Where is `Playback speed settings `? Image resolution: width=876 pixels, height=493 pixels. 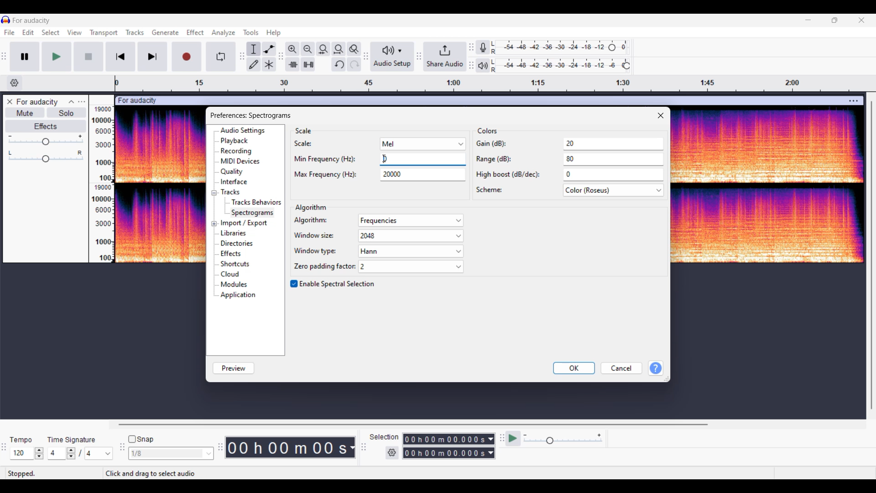 Playback speed settings  is located at coordinates (555, 438).